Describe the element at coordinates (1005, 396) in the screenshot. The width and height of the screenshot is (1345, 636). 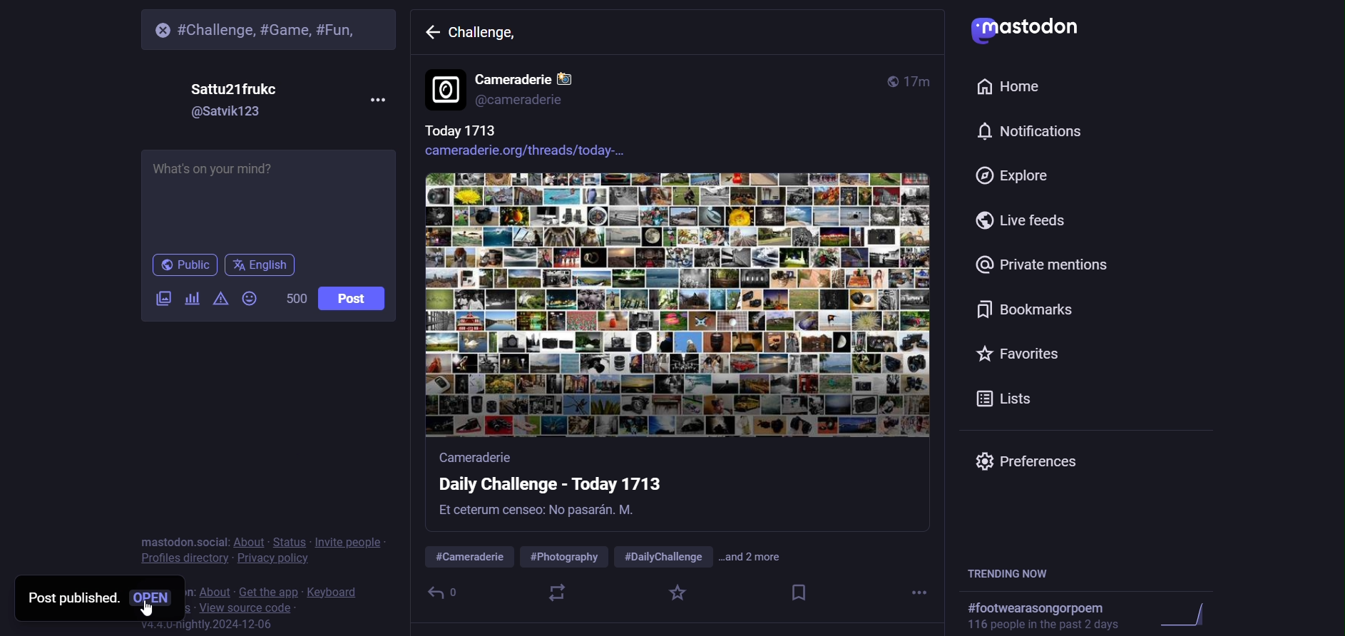
I see `lists` at that location.